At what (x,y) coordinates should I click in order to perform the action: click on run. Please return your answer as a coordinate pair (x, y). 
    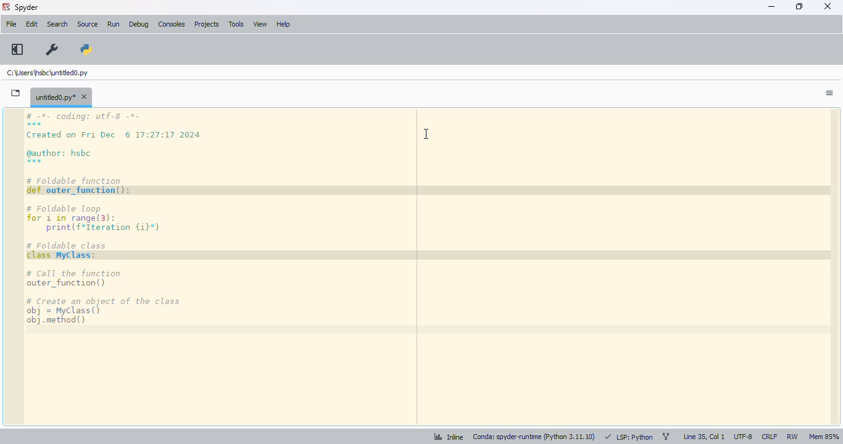
    Looking at the image, I should click on (114, 24).